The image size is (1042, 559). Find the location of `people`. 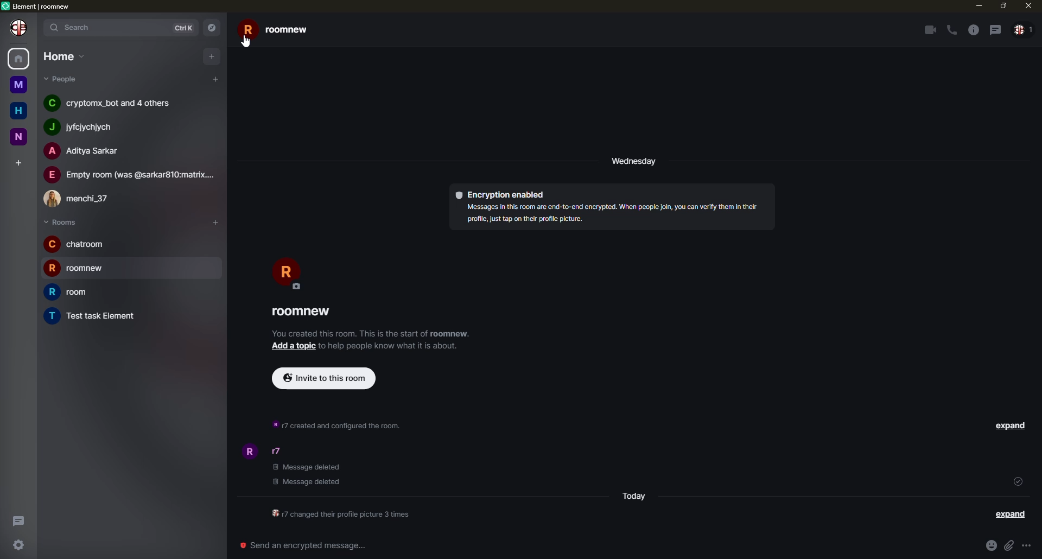

people is located at coordinates (85, 152).